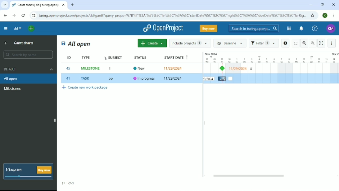  Describe the element at coordinates (6, 29) in the screenshot. I see `Collapse project menu` at that location.